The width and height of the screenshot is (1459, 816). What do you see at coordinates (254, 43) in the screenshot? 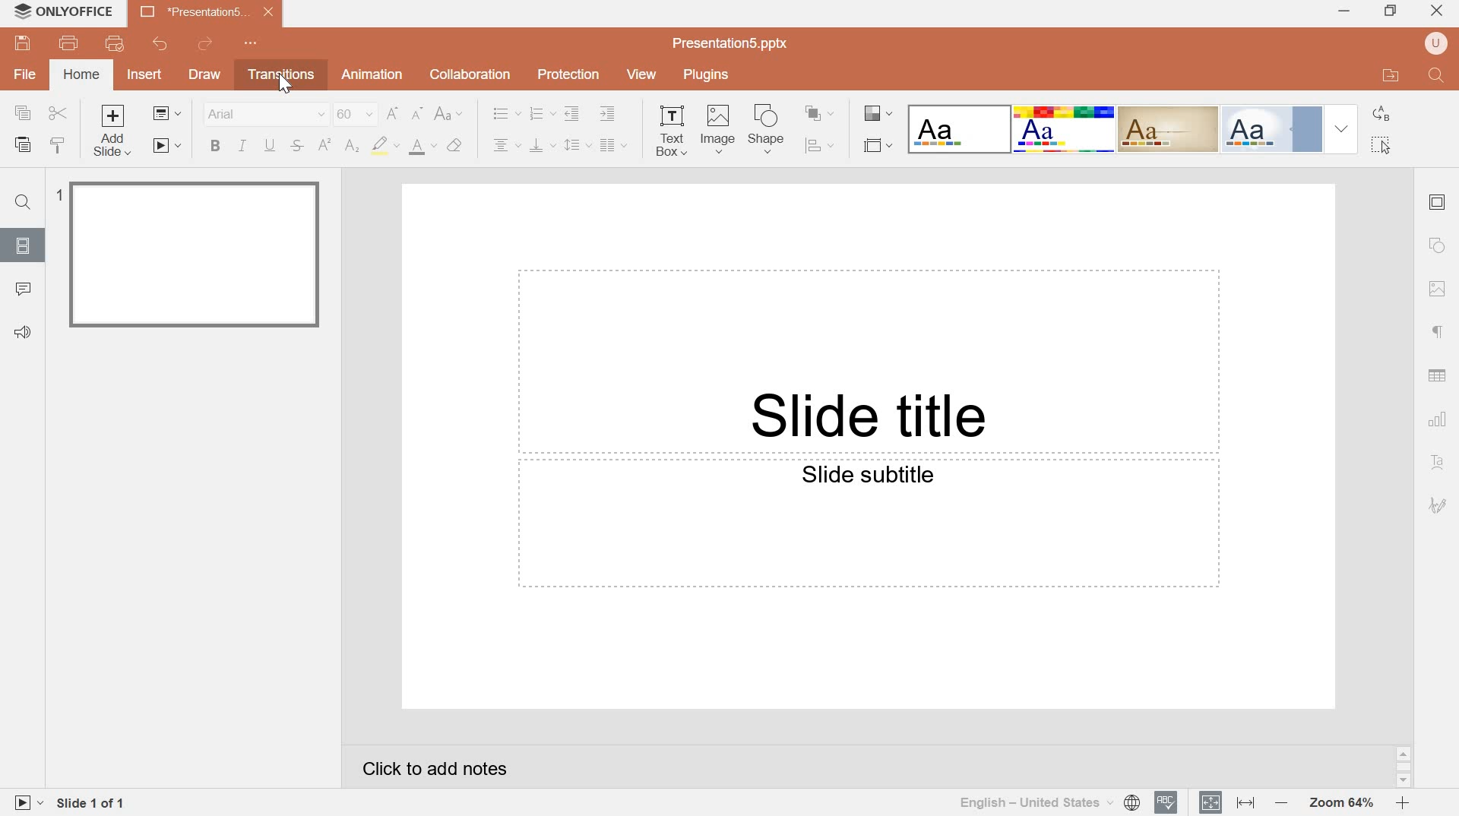
I see `customize quick access toolbar` at bounding box center [254, 43].